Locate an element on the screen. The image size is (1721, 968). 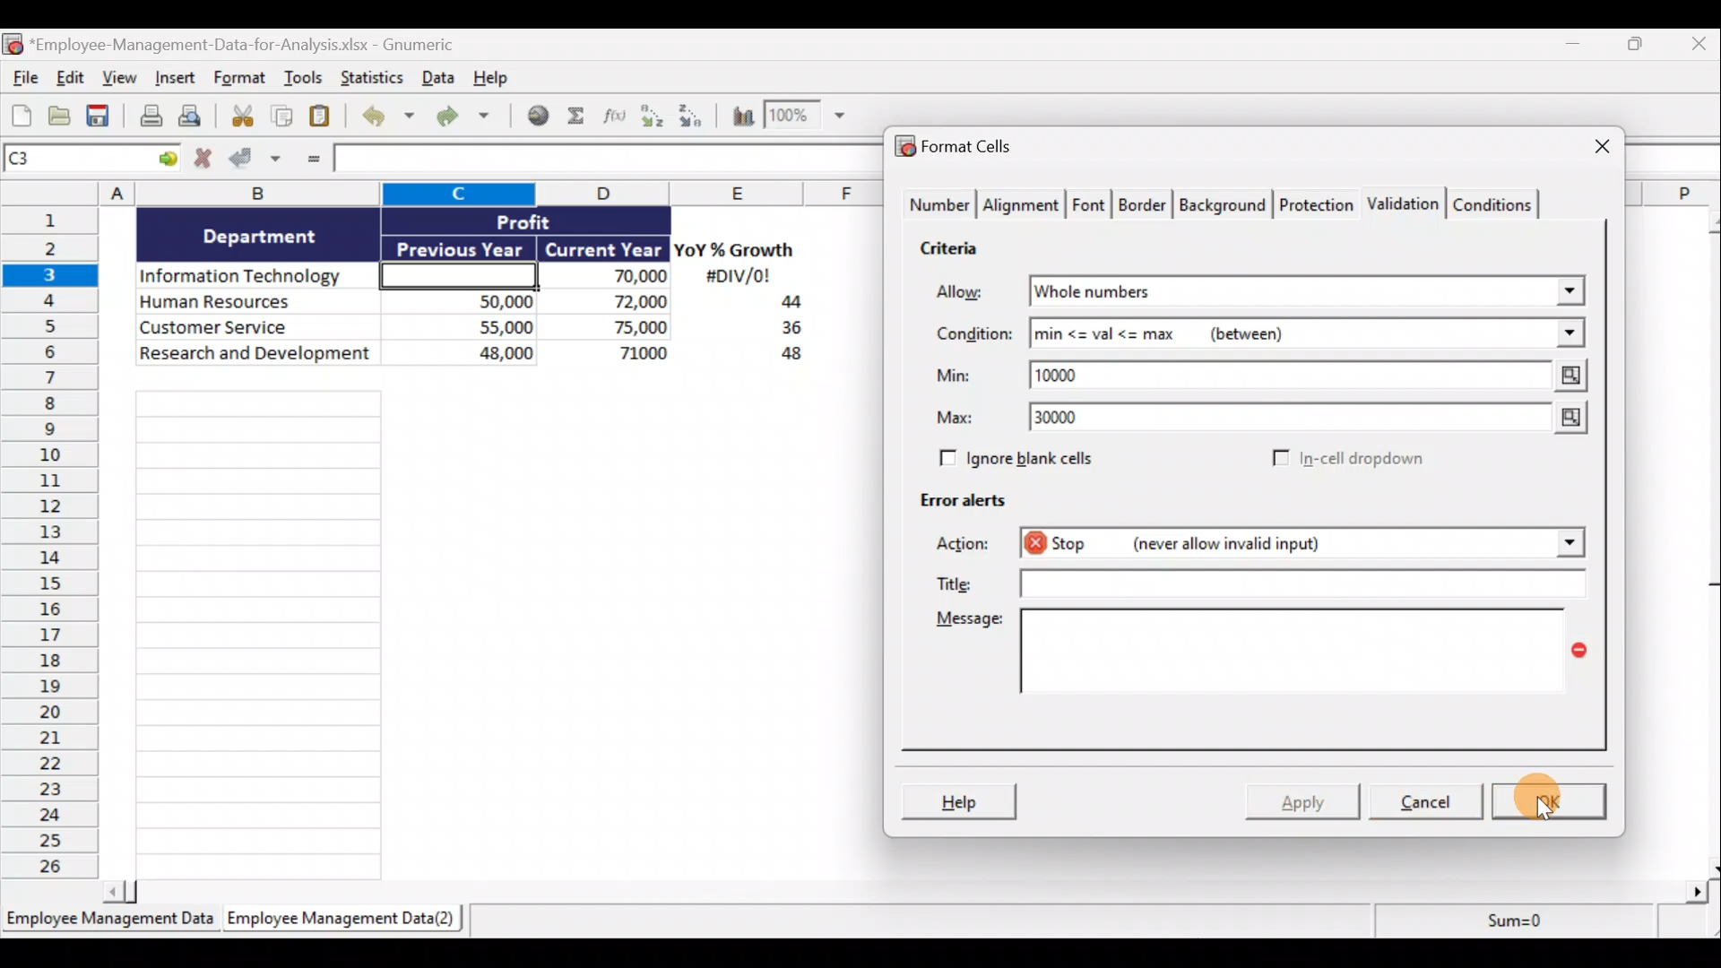
Allow is located at coordinates (973, 293).